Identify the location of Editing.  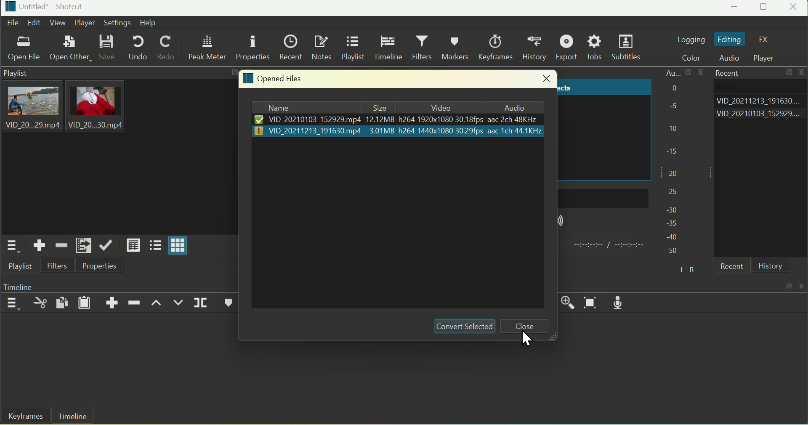
(730, 40).